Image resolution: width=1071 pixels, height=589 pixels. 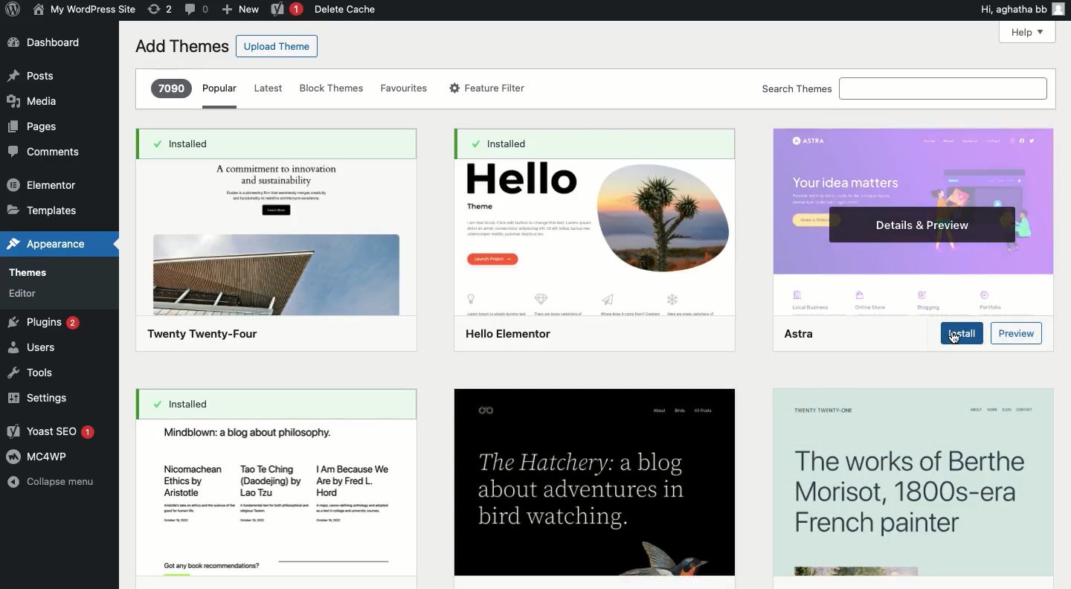 What do you see at coordinates (45, 155) in the screenshot?
I see `Comment` at bounding box center [45, 155].